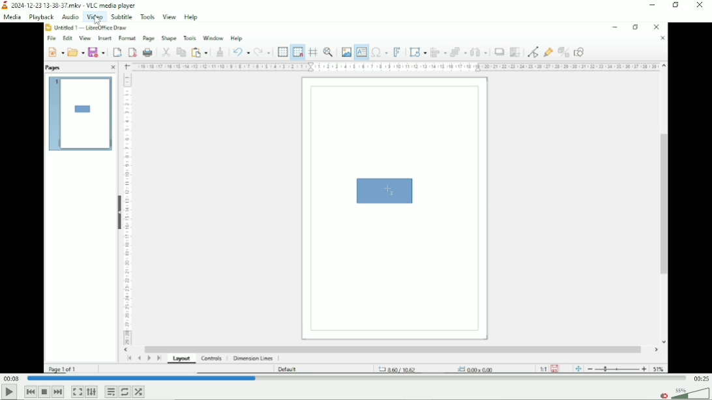 This screenshot has height=400, width=712. Describe the element at coordinates (677, 5) in the screenshot. I see `Restore down` at that location.